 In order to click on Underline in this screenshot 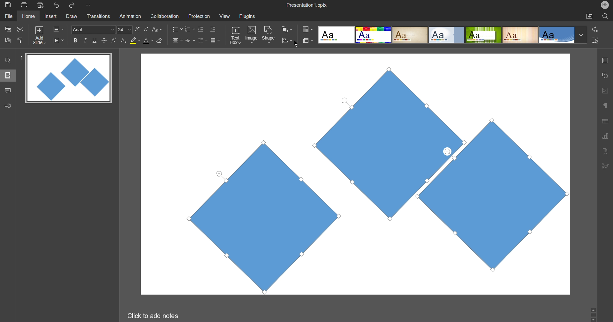, I will do `click(95, 40)`.